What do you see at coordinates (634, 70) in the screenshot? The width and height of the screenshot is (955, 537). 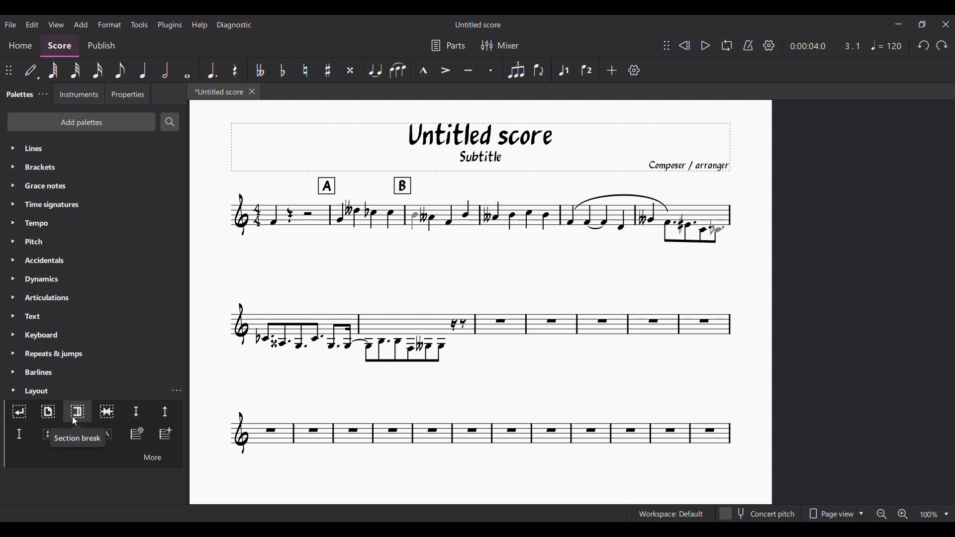 I see `Customize settings` at bounding box center [634, 70].